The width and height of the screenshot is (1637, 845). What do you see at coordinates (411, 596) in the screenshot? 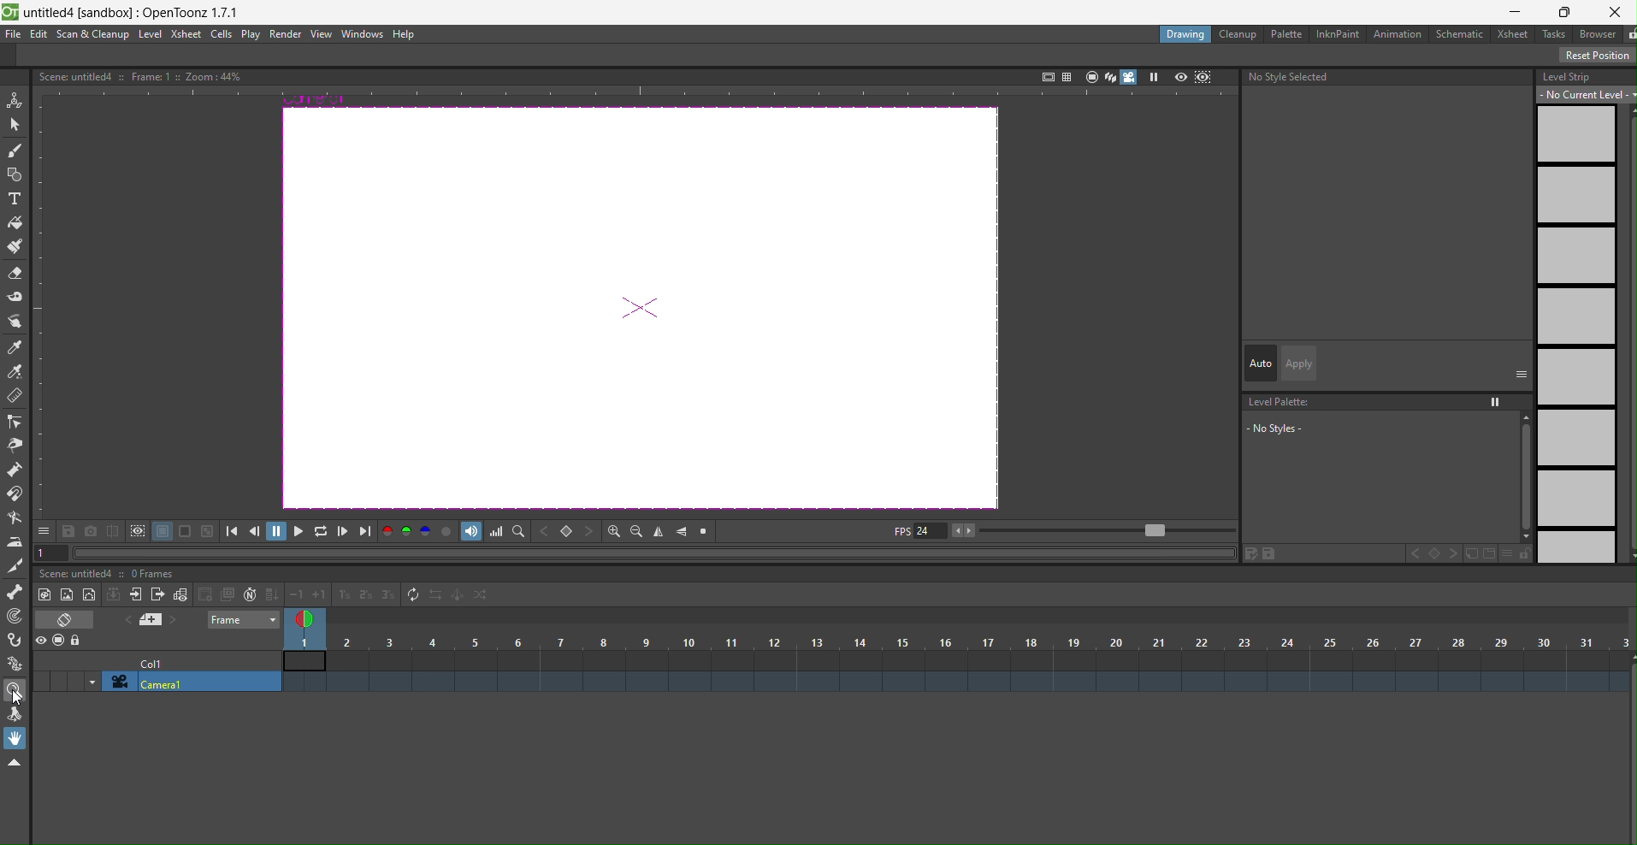
I see `refresh` at bounding box center [411, 596].